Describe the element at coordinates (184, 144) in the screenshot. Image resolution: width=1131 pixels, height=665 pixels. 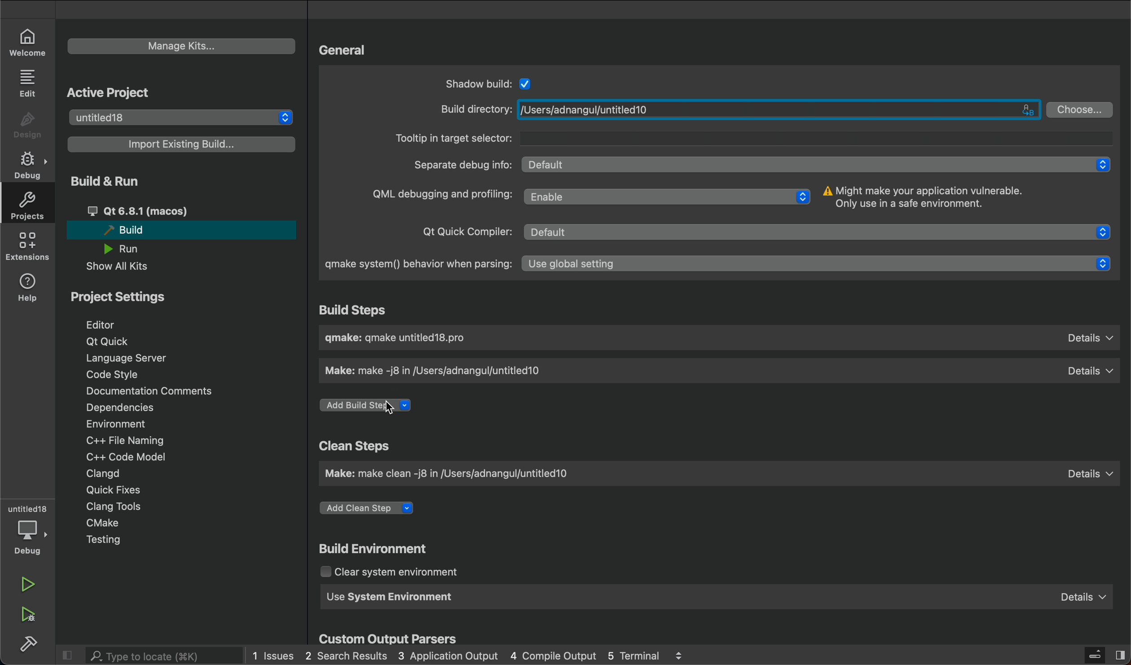
I see `Import Existing Build...` at that location.